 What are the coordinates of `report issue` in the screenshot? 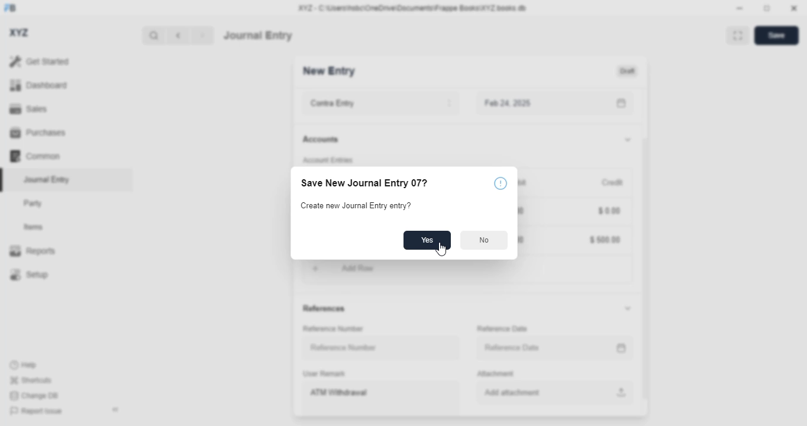 It's located at (36, 411).